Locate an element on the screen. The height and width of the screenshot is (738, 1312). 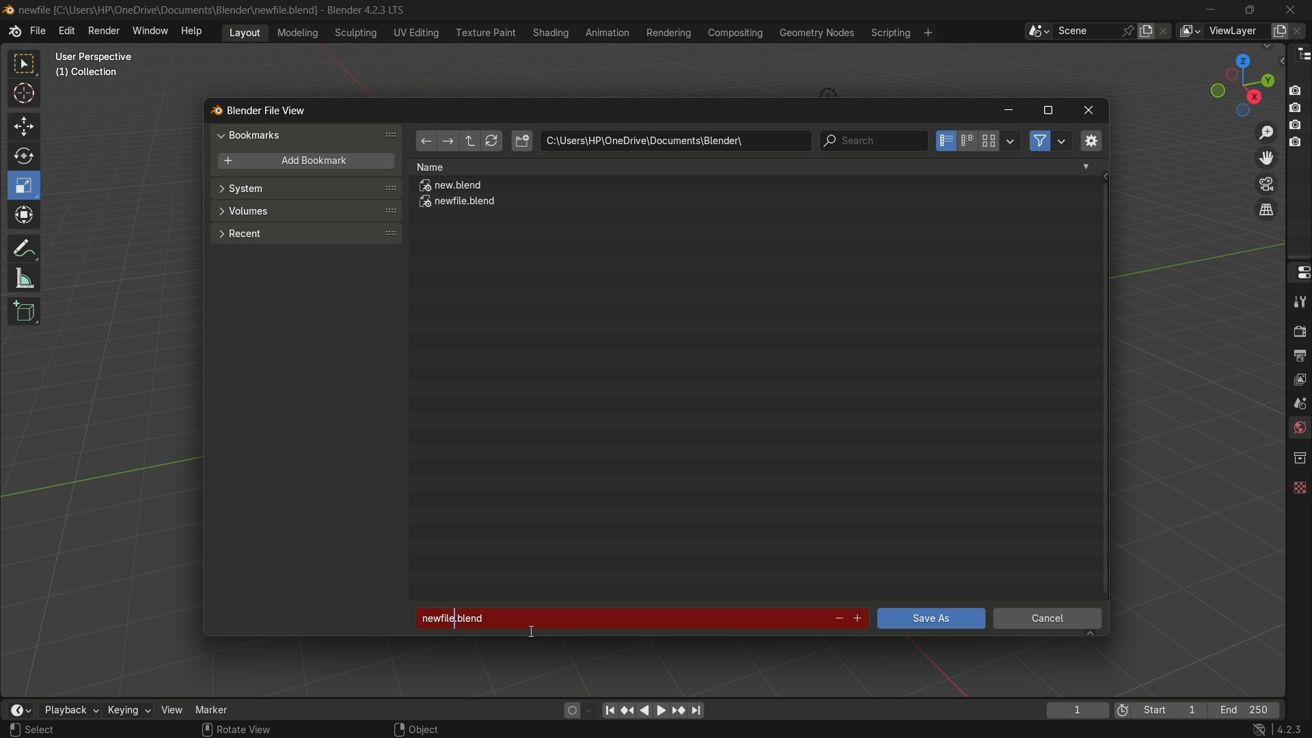
scripting menu is located at coordinates (889, 33).